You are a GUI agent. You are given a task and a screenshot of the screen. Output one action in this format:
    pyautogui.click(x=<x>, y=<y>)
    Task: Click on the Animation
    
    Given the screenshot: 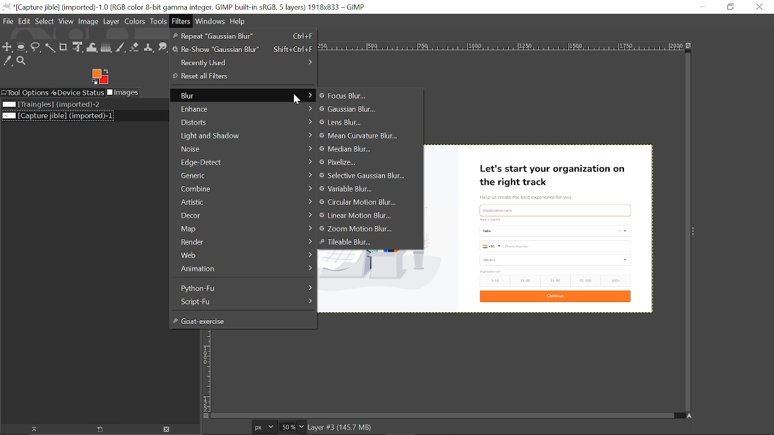 What is the action you would take?
    pyautogui.click(x=242, y=268)
    